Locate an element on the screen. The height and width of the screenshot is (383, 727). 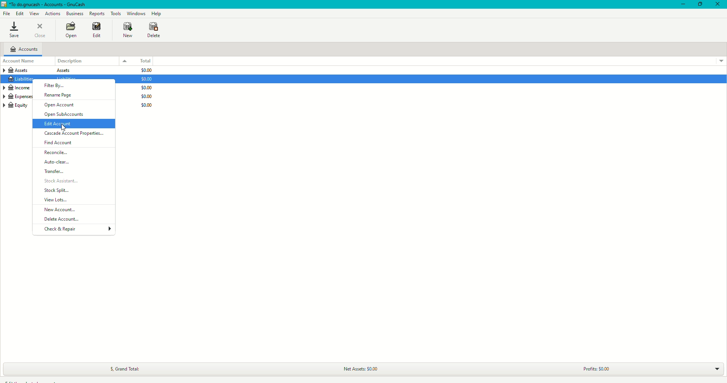
Accounts is located at coordinates (24, 48).